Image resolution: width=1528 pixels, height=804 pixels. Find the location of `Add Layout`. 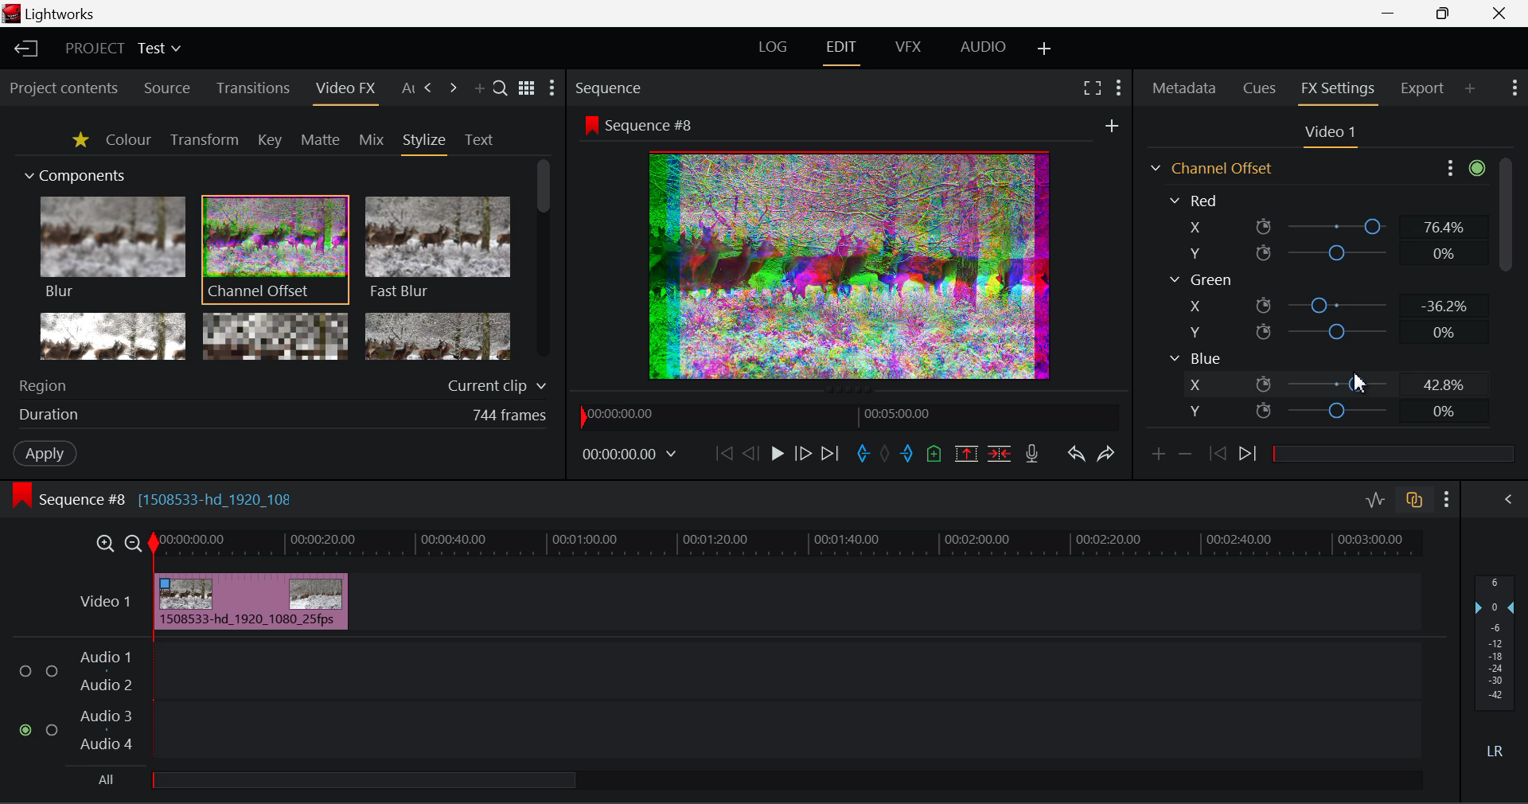

Add Layout is located at coordinates (1045, 52).